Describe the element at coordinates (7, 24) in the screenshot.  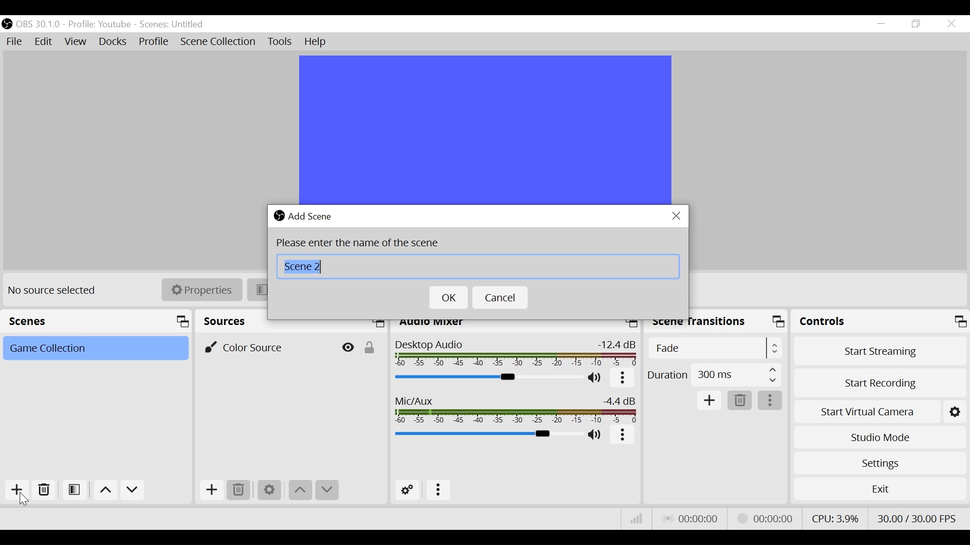
I see `OBS Desktop Icon` at that location.